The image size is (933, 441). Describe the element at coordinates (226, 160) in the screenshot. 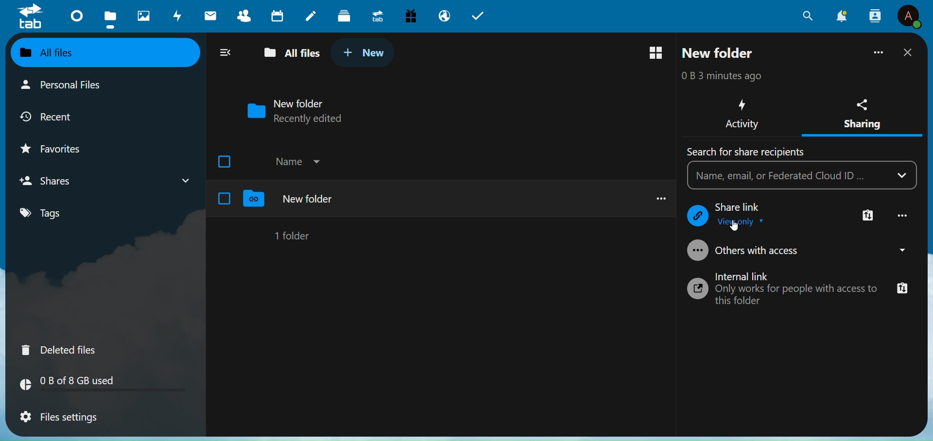

I see `Check box` at that location.